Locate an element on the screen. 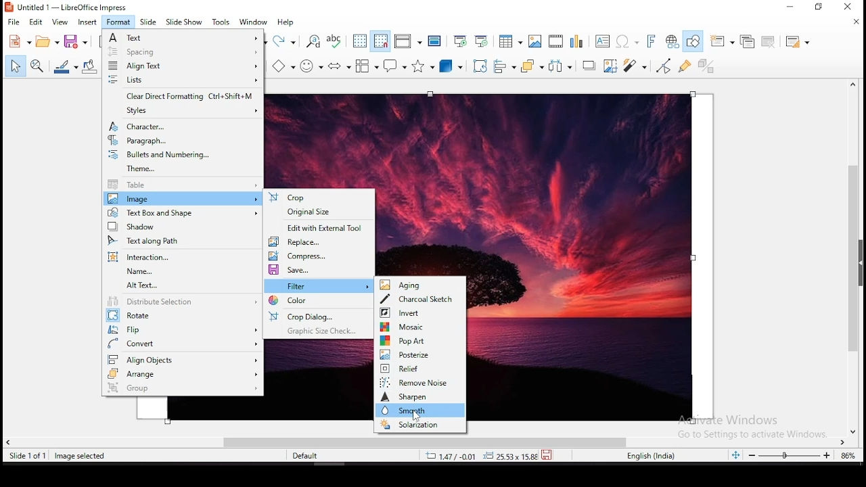 Image resolution: width=866 pixels, height=487 pixels. open is located at coordinates (46, 42).